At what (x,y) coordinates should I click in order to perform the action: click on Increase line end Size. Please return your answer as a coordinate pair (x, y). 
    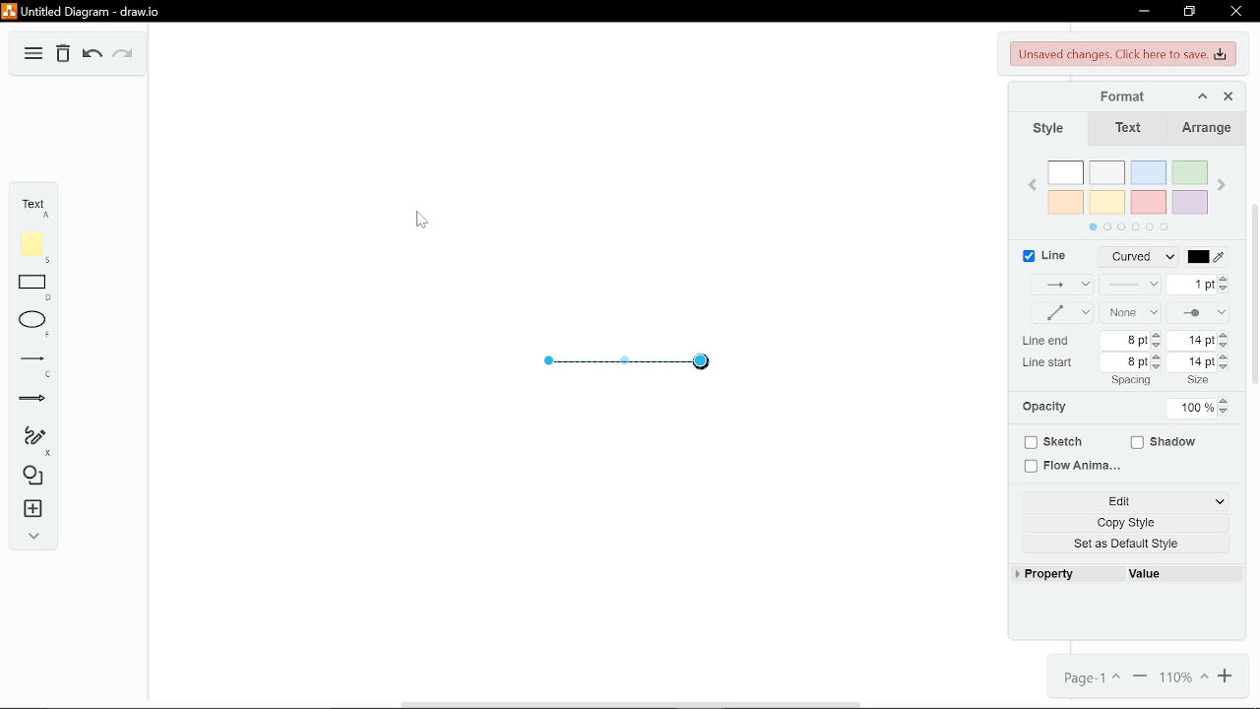
    Looking at the image, I should click on (1225, 335).